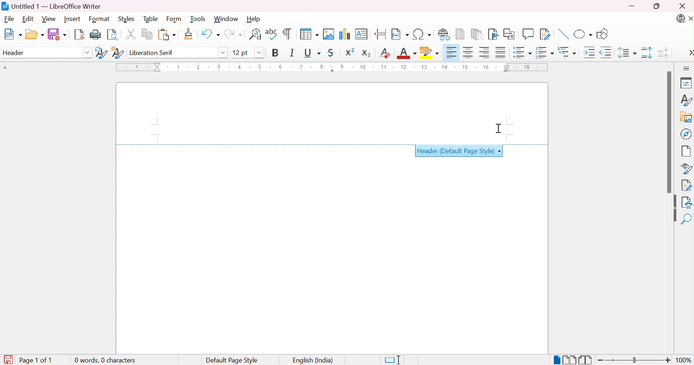  Describe the element at coordinates (330, 68) in the screenshot. I see `Ruler` at that location.